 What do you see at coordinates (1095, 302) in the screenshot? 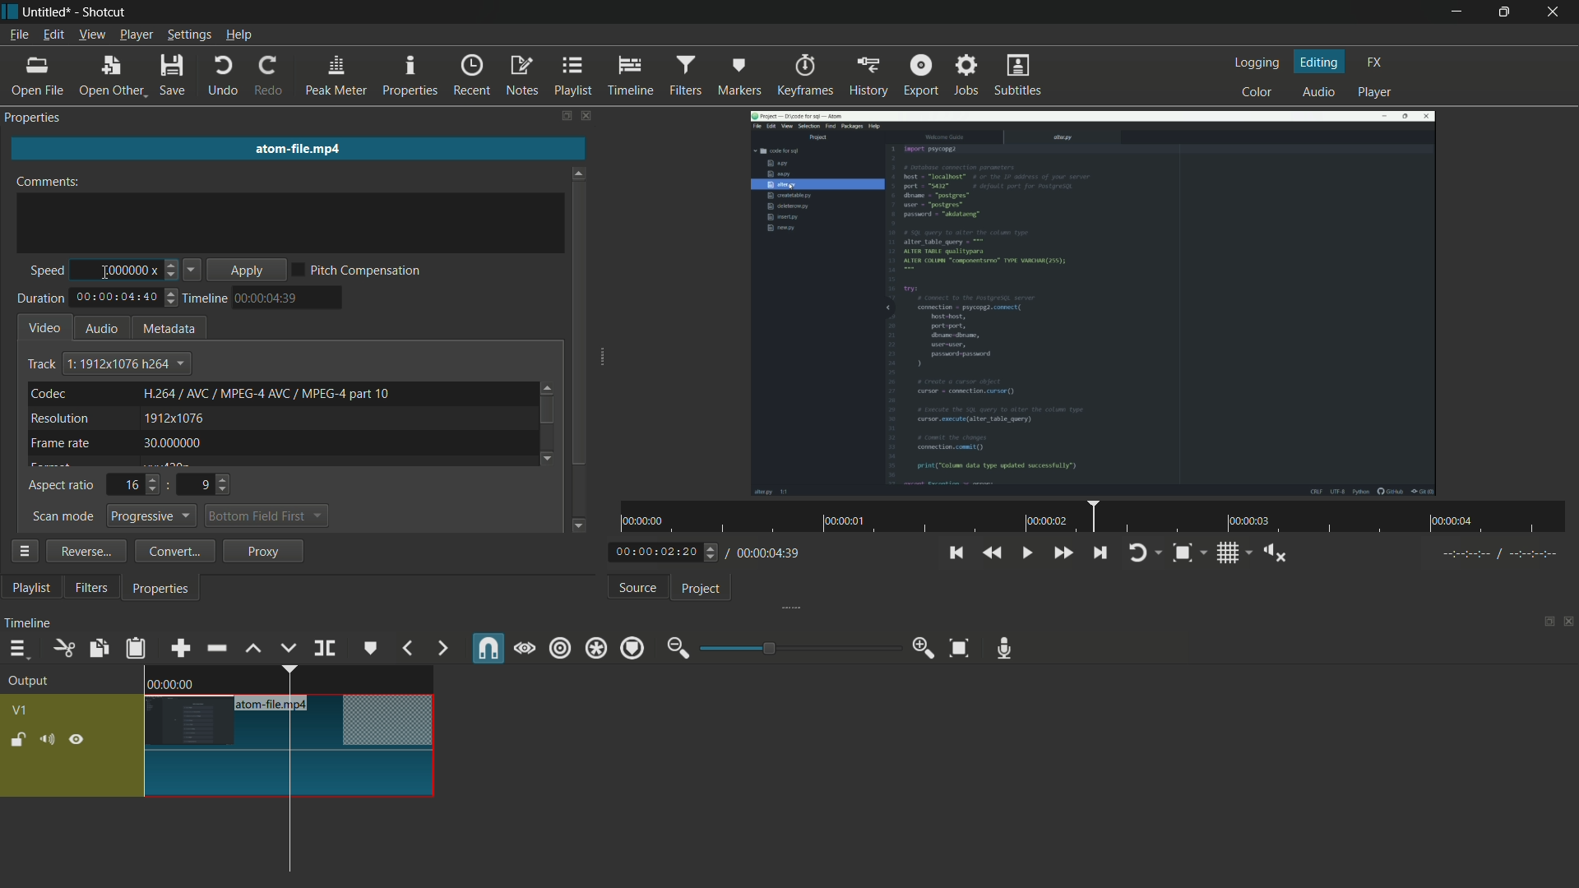
I see `imported video` at bounding box center [1095, 302].